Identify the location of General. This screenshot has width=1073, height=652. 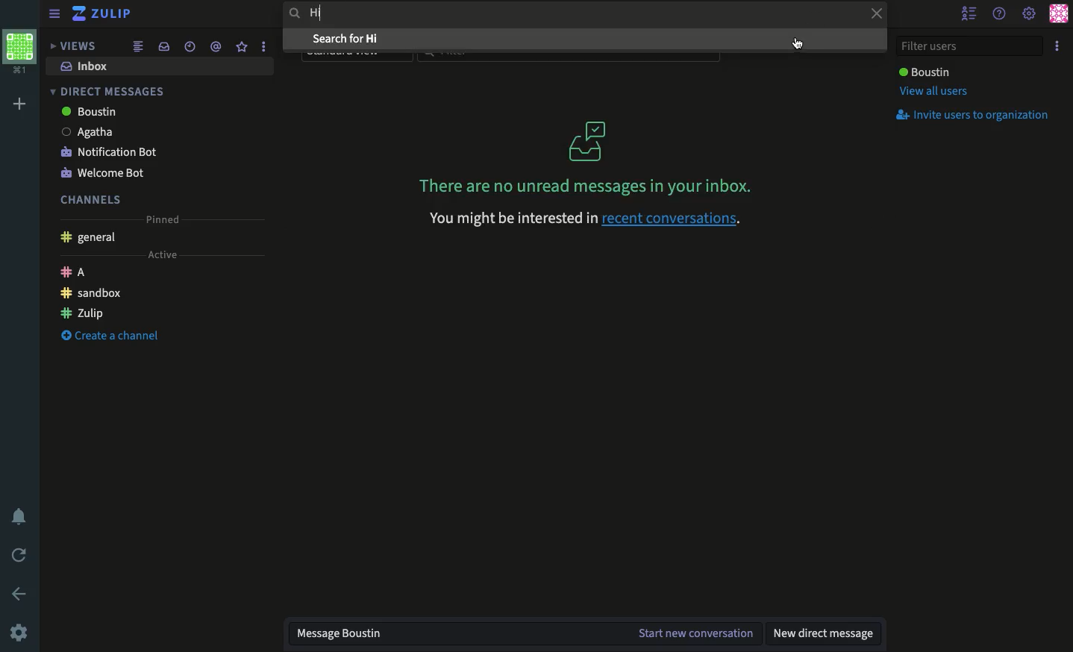
(90, 238).